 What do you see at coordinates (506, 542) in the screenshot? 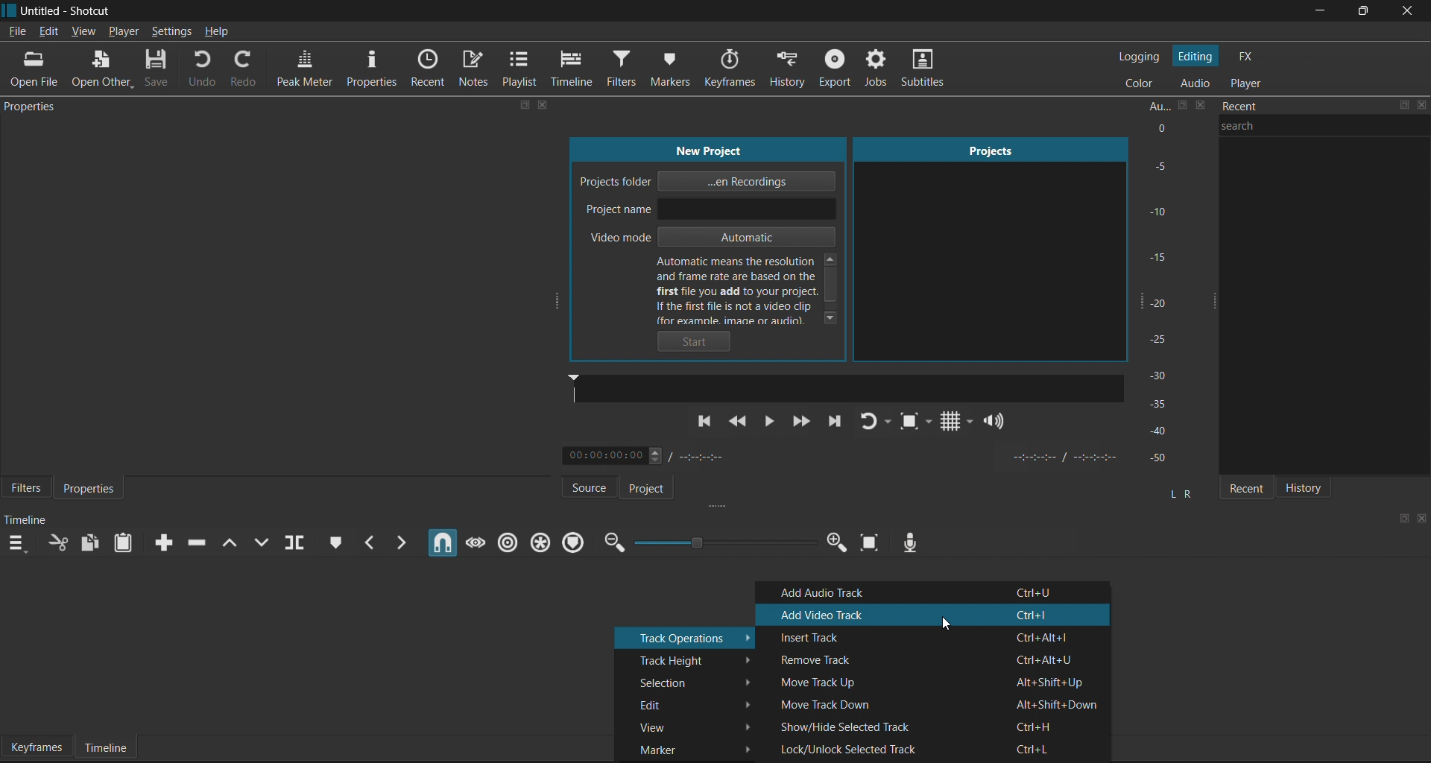
I see `Ripple` at bounding box center [506, 542].